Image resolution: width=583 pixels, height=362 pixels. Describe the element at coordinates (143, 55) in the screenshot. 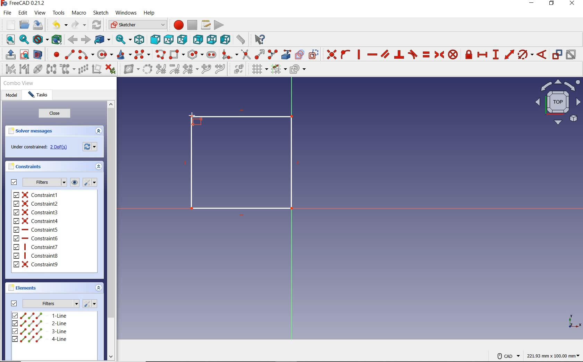

I see `create B-Spline` at that location.